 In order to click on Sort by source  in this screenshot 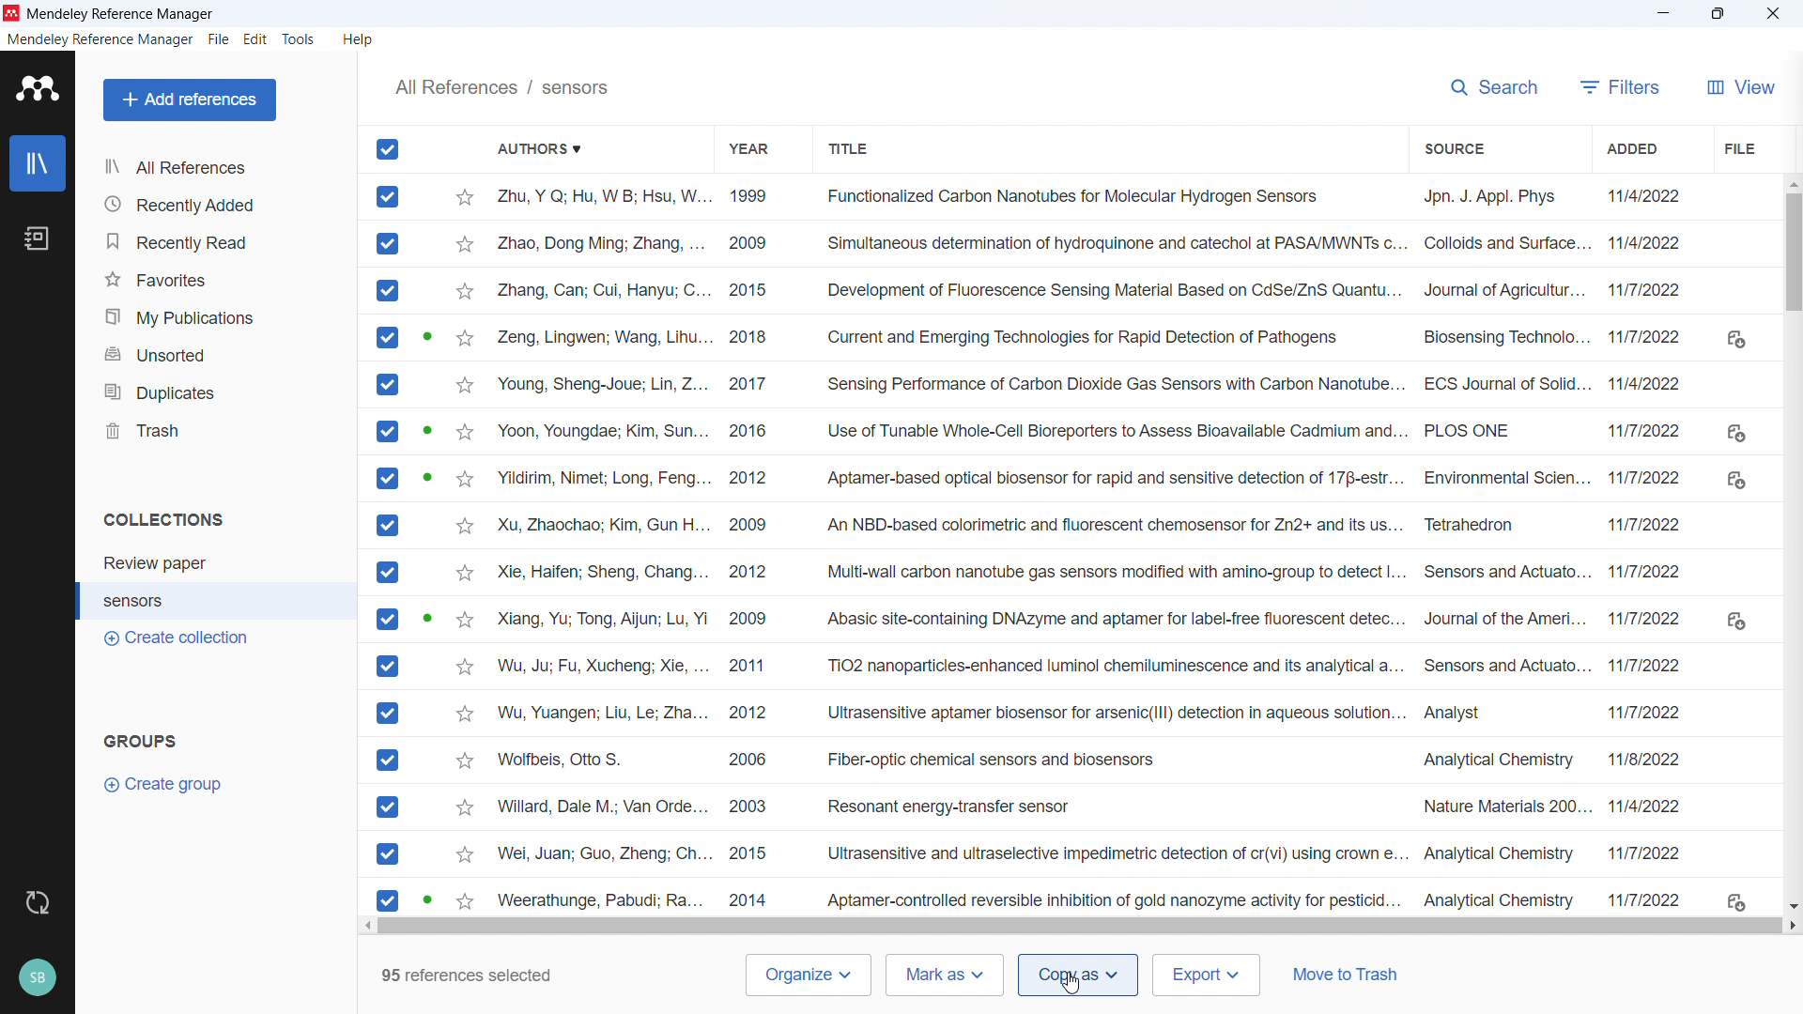, I will do `click(1452, 147)`.